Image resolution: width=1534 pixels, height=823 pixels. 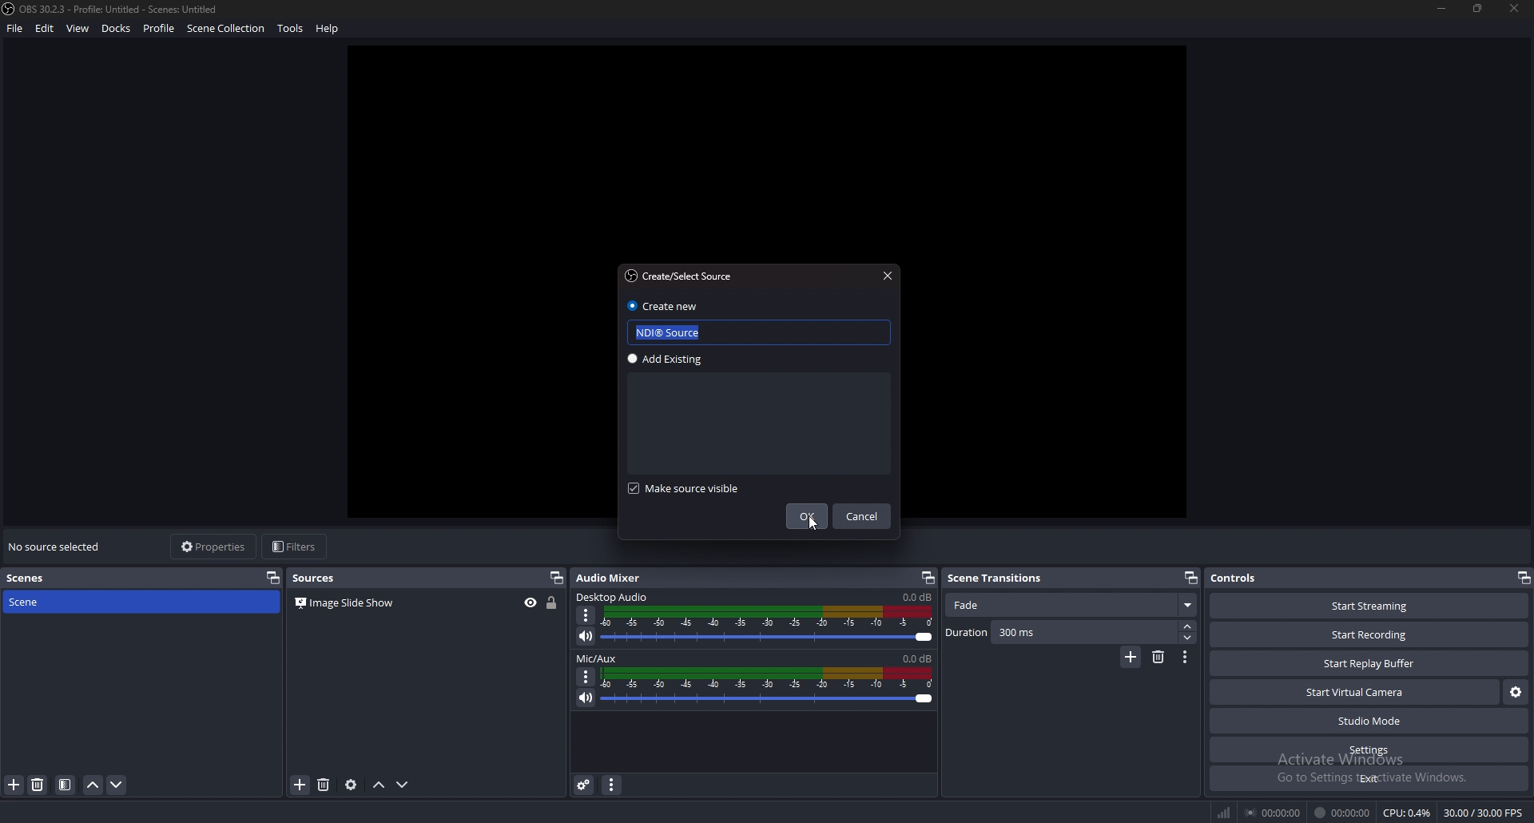 I want to click on close, so click(x=888, y=275).